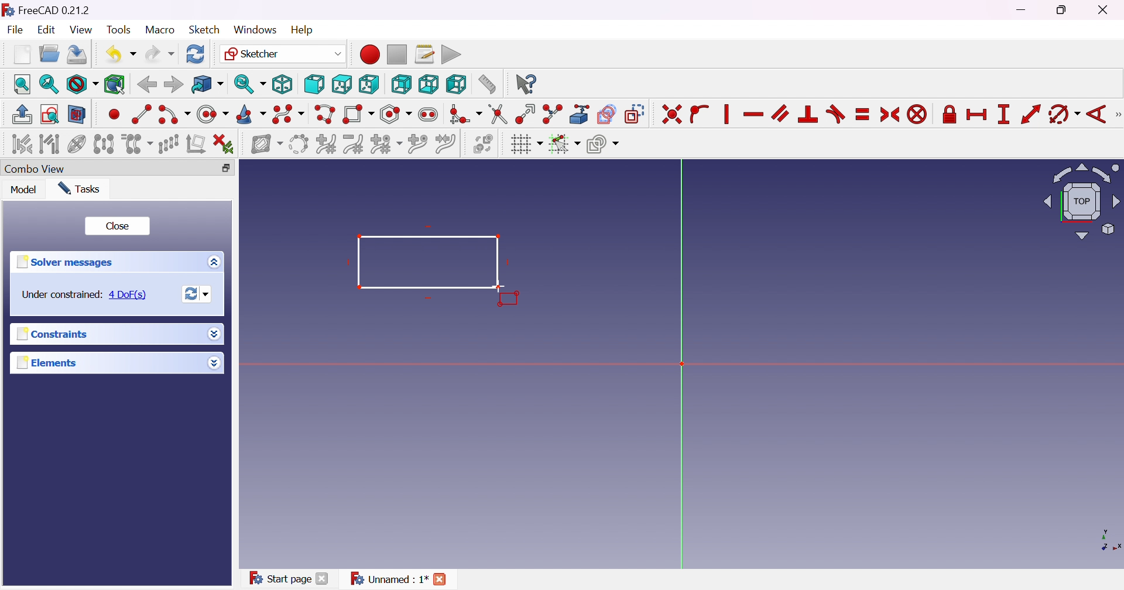 The image size is (1124, 590). I want to click on Elements, so click(47, 362).